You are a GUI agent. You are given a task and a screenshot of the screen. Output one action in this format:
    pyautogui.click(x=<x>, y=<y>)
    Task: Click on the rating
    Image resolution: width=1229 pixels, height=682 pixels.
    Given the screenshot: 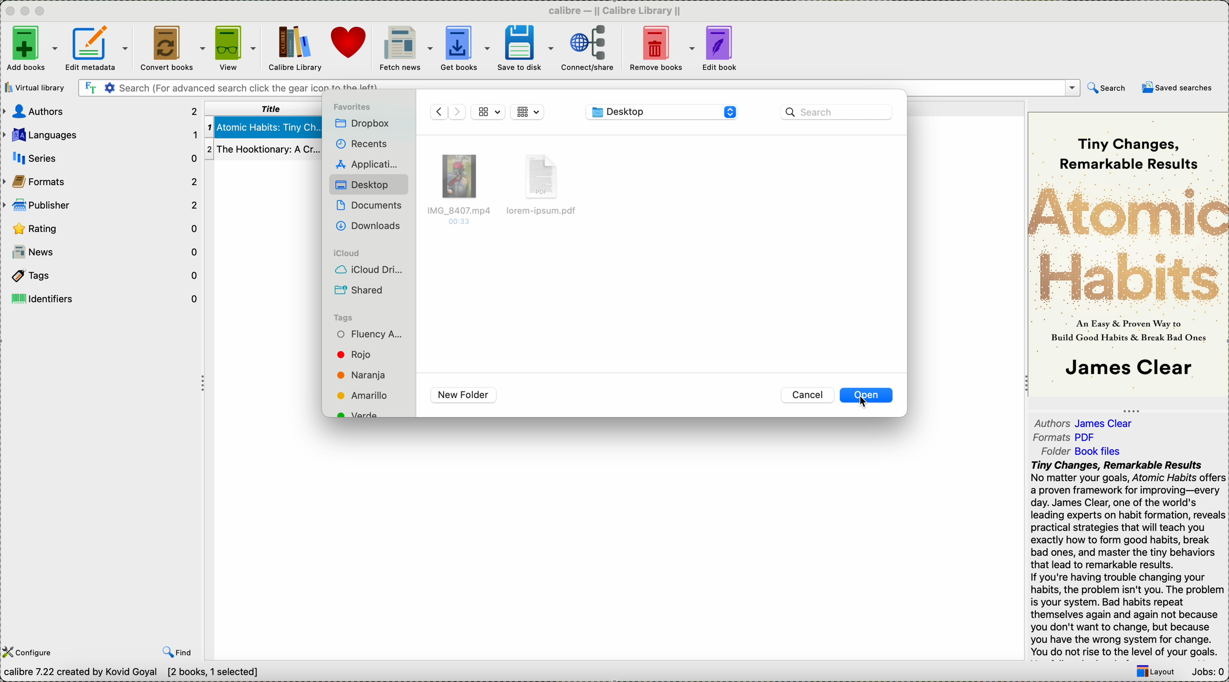 What is the action you would take?
    pyautogui.click(x=99, y=227)
    